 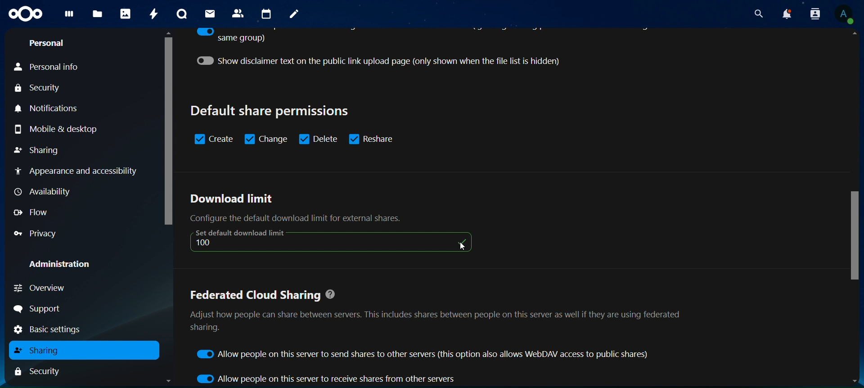 What do you see at coordinates (845, 14) in the screenshot?
I see `View Profile` at bounding box center [845, 14].